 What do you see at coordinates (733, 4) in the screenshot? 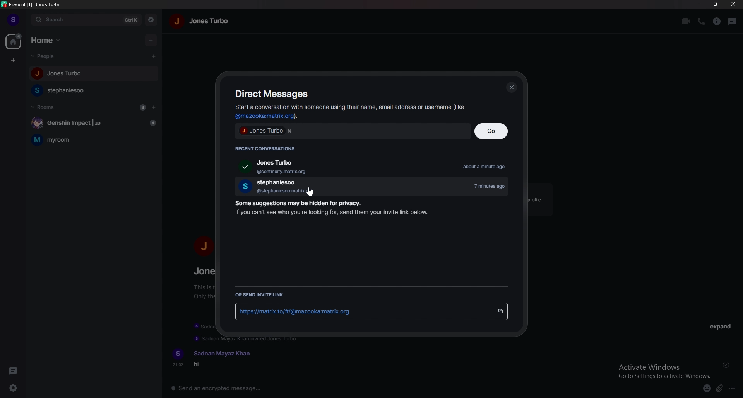
I see `close` at bounding box center [733, 4].